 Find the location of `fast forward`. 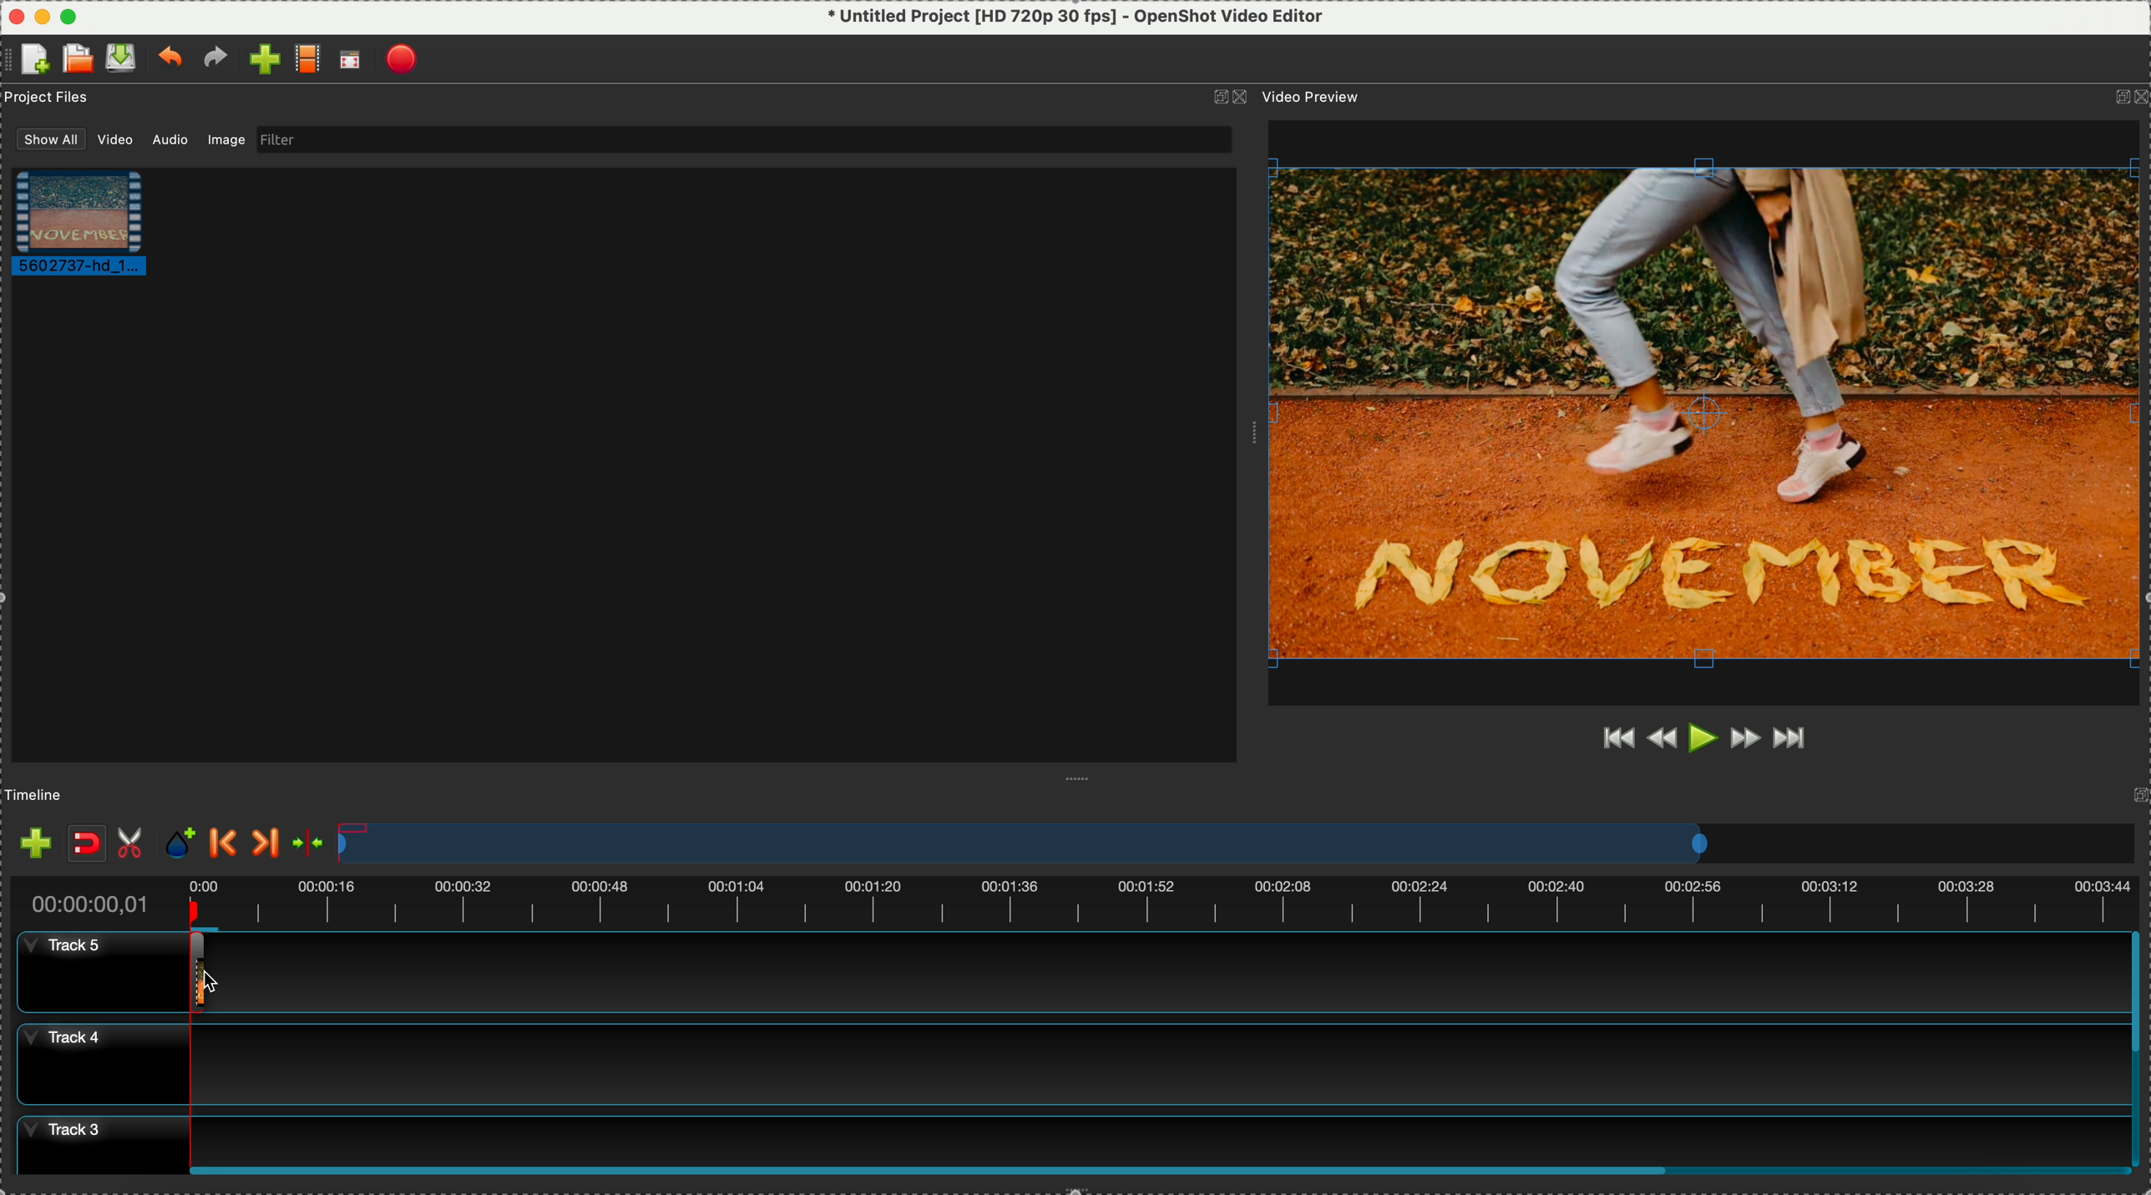

fast forward is located at coordinates (1745, 742).